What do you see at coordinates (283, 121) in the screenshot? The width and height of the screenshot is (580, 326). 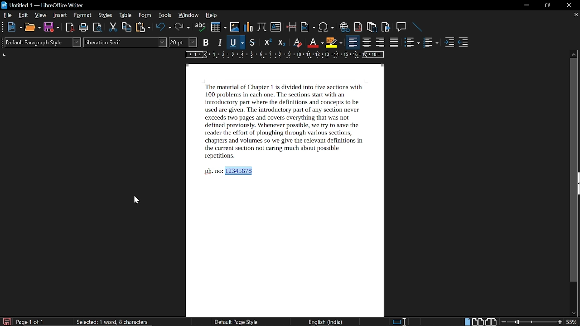 I see `‘The material of Chapter 1 is divided into five sections with
100 problems in each one. The sections start with an
introductory part where the definitions and concepts to be
used are given. The introductory part of any section never
exceeds two pages and covers everything that was not
defined previously. Whenever possible, we try to save the
reader the effort of ploughing through various sections,
chapters and volumes 50 we give the relevant definitions in
the current section not caring much about possible
repetitions.` at bounding box center [283, 121].